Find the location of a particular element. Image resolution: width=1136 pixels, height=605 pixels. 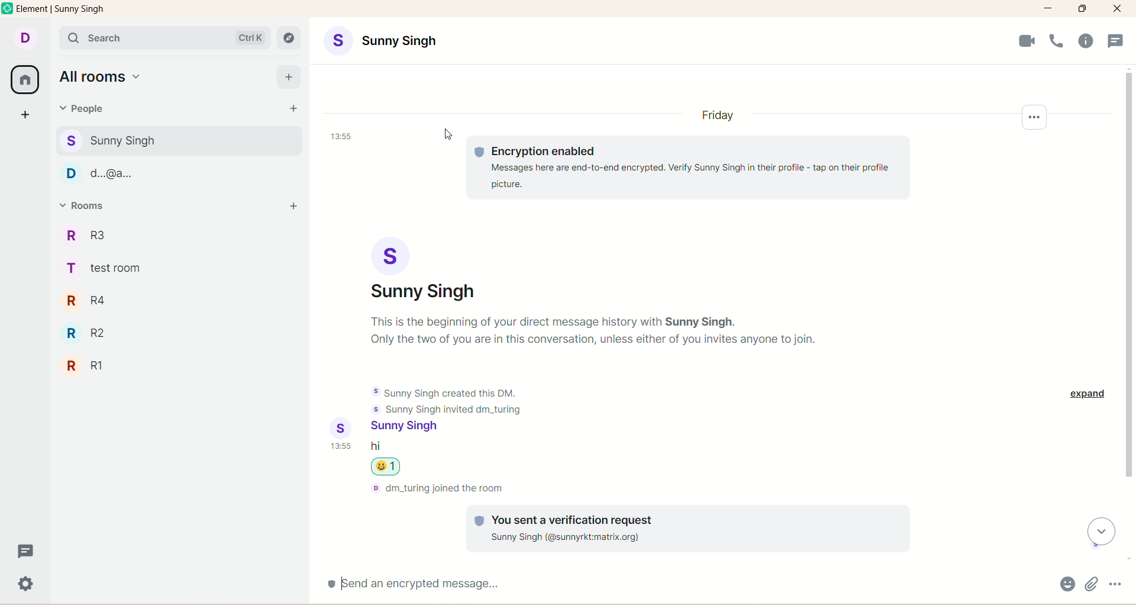

Indicates settings is located at coordinates (1034, 117).